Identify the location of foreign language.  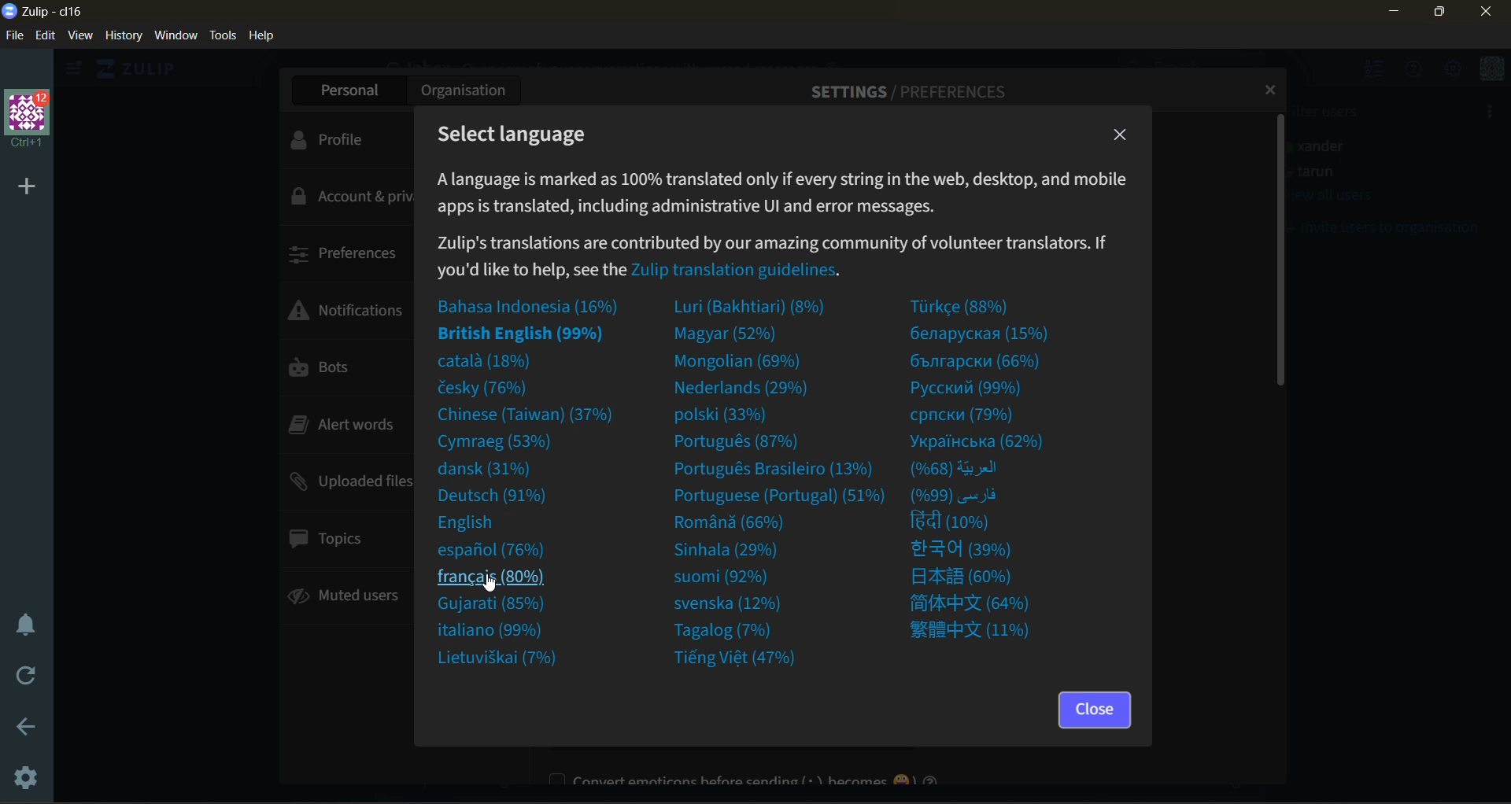
(966, 577).